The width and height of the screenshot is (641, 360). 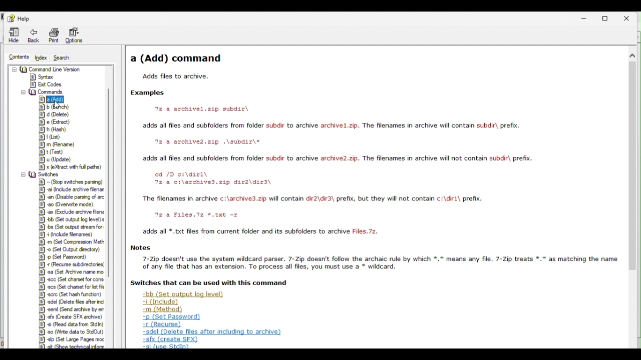 I want to click on -scs, so click(x=72, y=287).